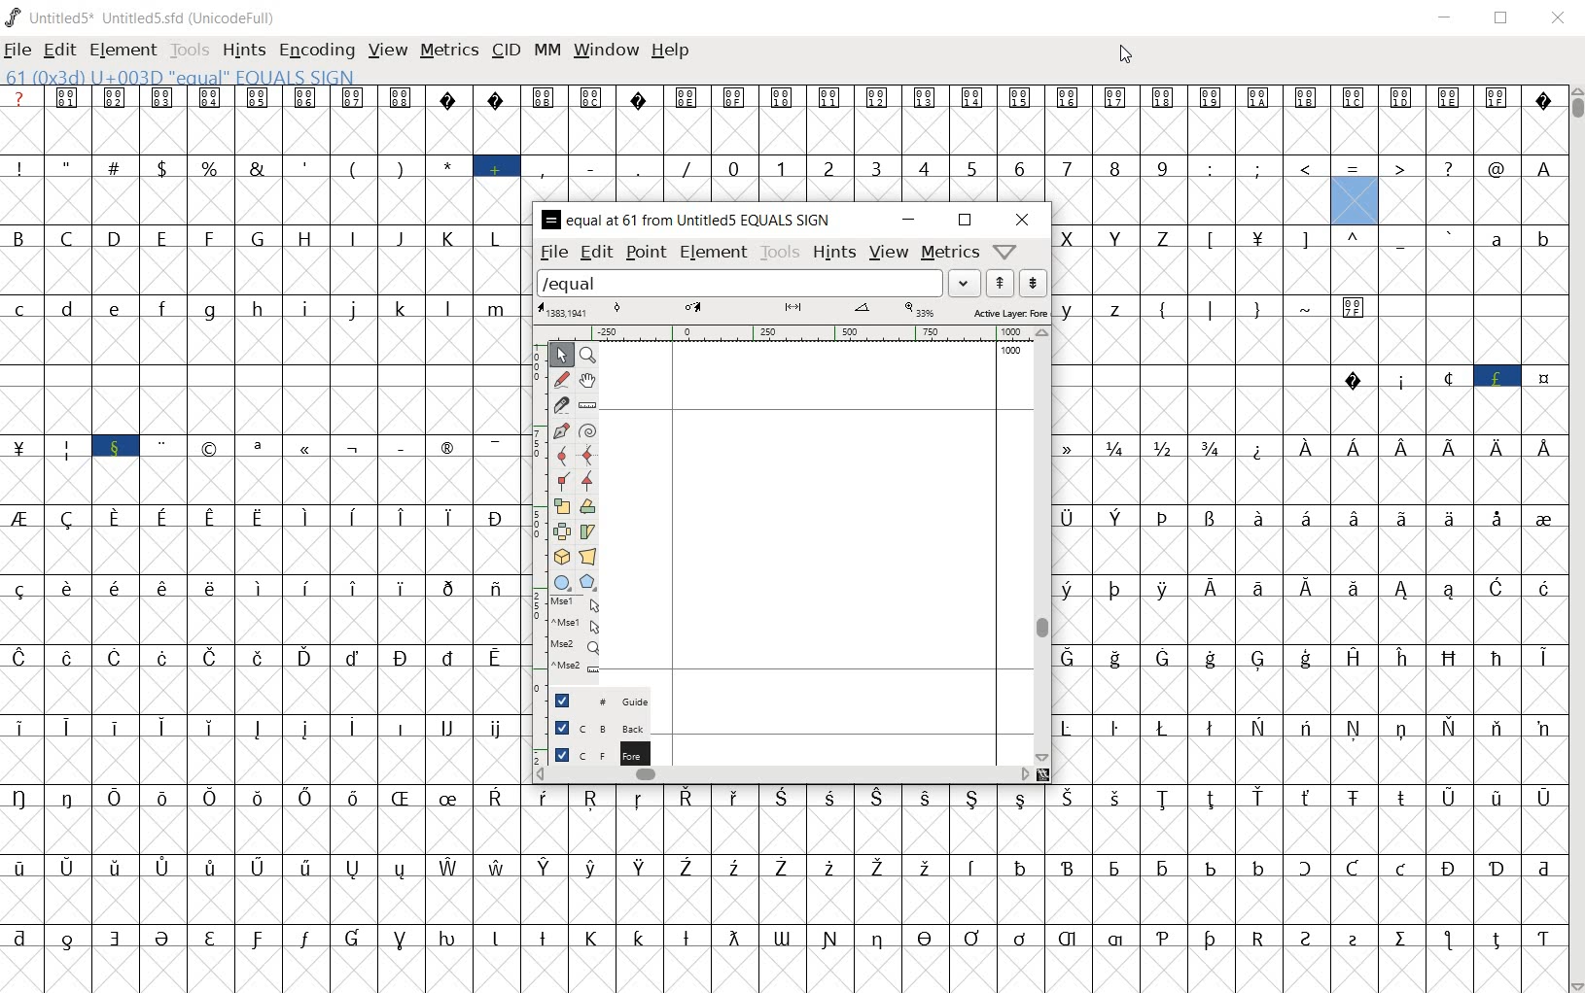 The image size is (1585, 993). Describe the element at coordinates (561, 456) in the screenshot. I see `add a curve point` at that location.